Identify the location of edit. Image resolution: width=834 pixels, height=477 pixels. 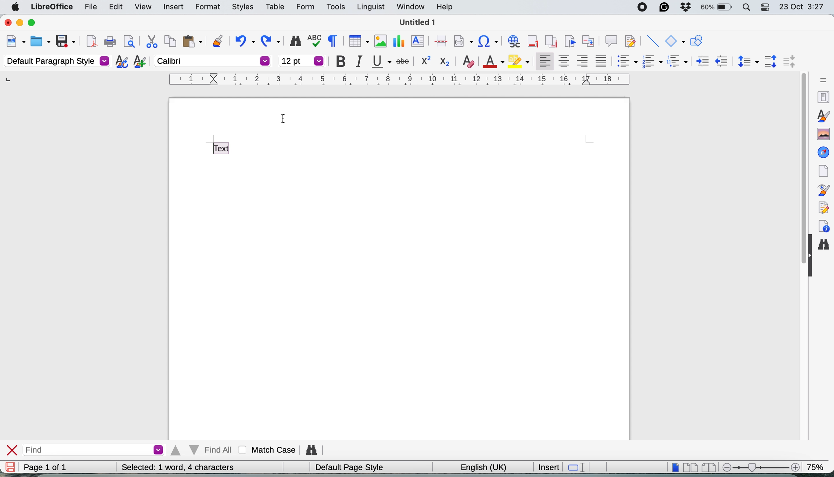
(116, 7).